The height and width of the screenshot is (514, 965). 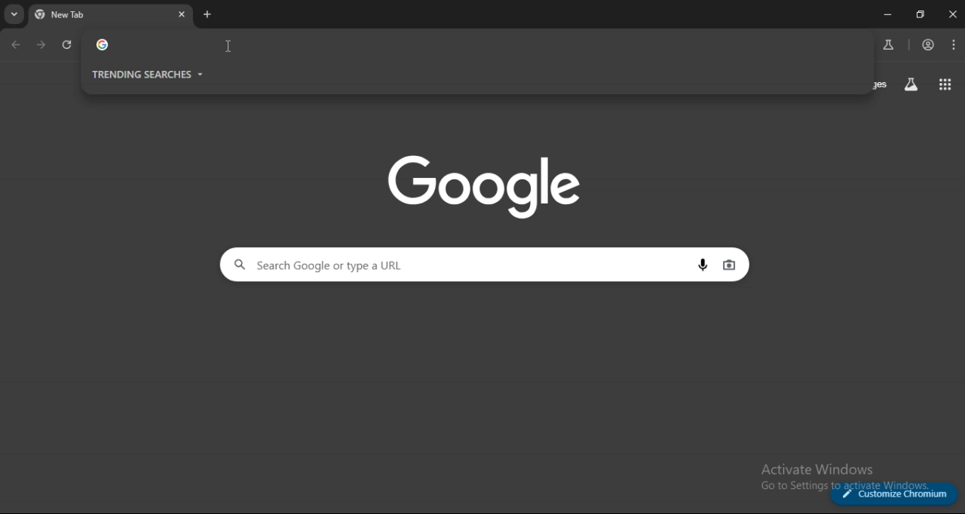 I want to click on customize chromium, so click(x=895, y=494).